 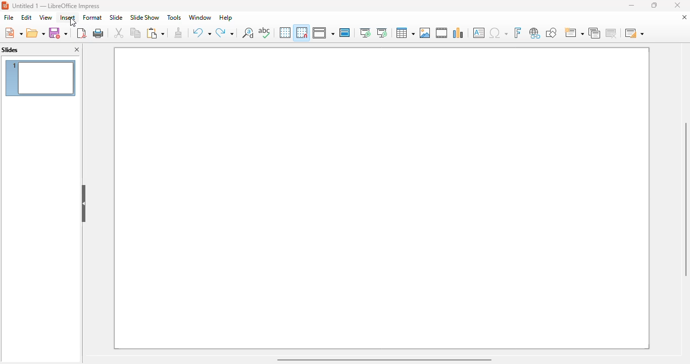 What do you see at coordinates (40, 78) in the screenshot?
I see `slide 1` at bounding box center [40, 78].